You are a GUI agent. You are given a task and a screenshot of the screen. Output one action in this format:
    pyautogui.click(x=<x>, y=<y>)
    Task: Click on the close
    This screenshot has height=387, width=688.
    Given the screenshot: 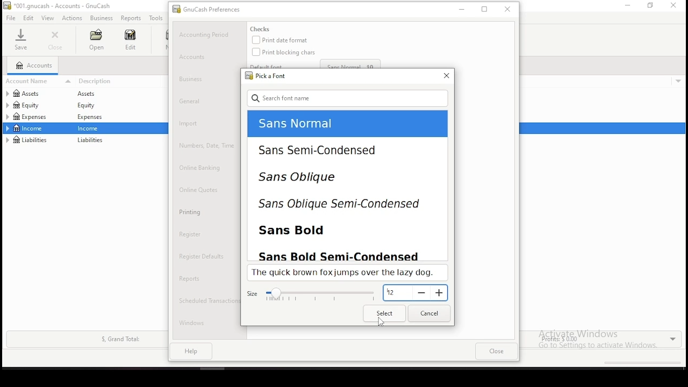 What is the action you would take?
    pyautogui.click(x=56, y=40)
    